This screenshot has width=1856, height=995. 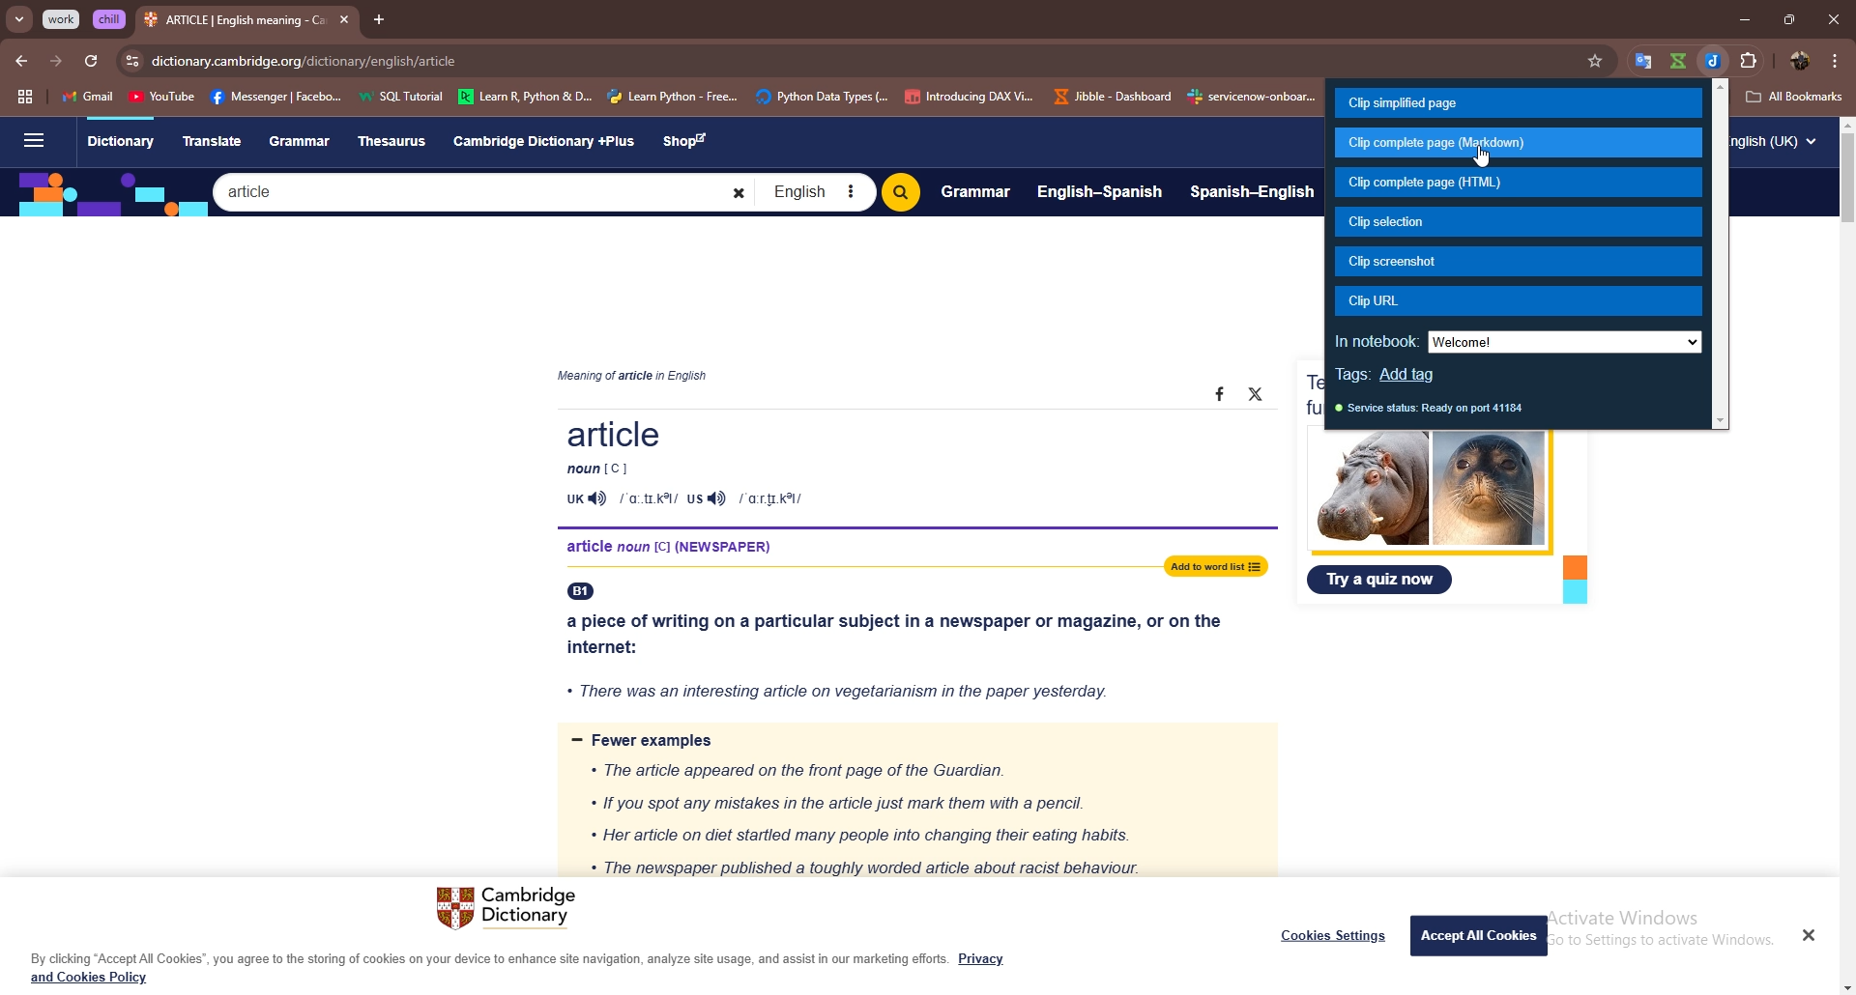 What do you see at coordinates (1678, 60) in the screenshot?
I see `extension` at bounding box center [1678, 60].